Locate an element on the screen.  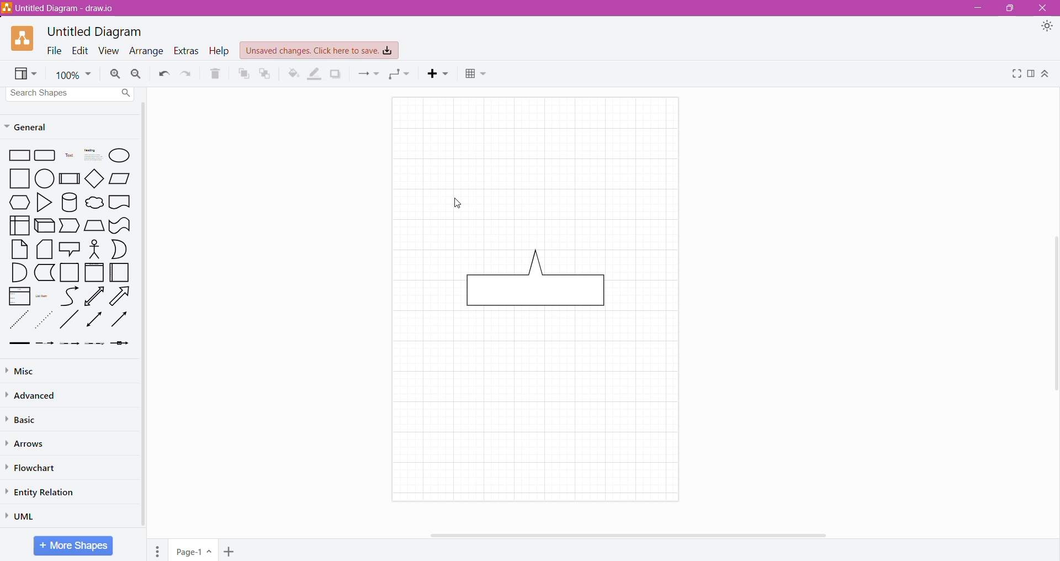
Connection is located at coordinates (368, 74).